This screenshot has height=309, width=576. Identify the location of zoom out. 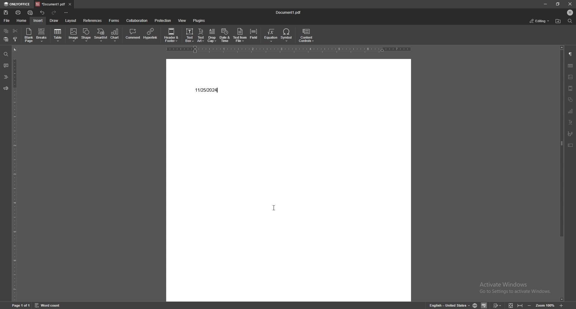
(529, 305).